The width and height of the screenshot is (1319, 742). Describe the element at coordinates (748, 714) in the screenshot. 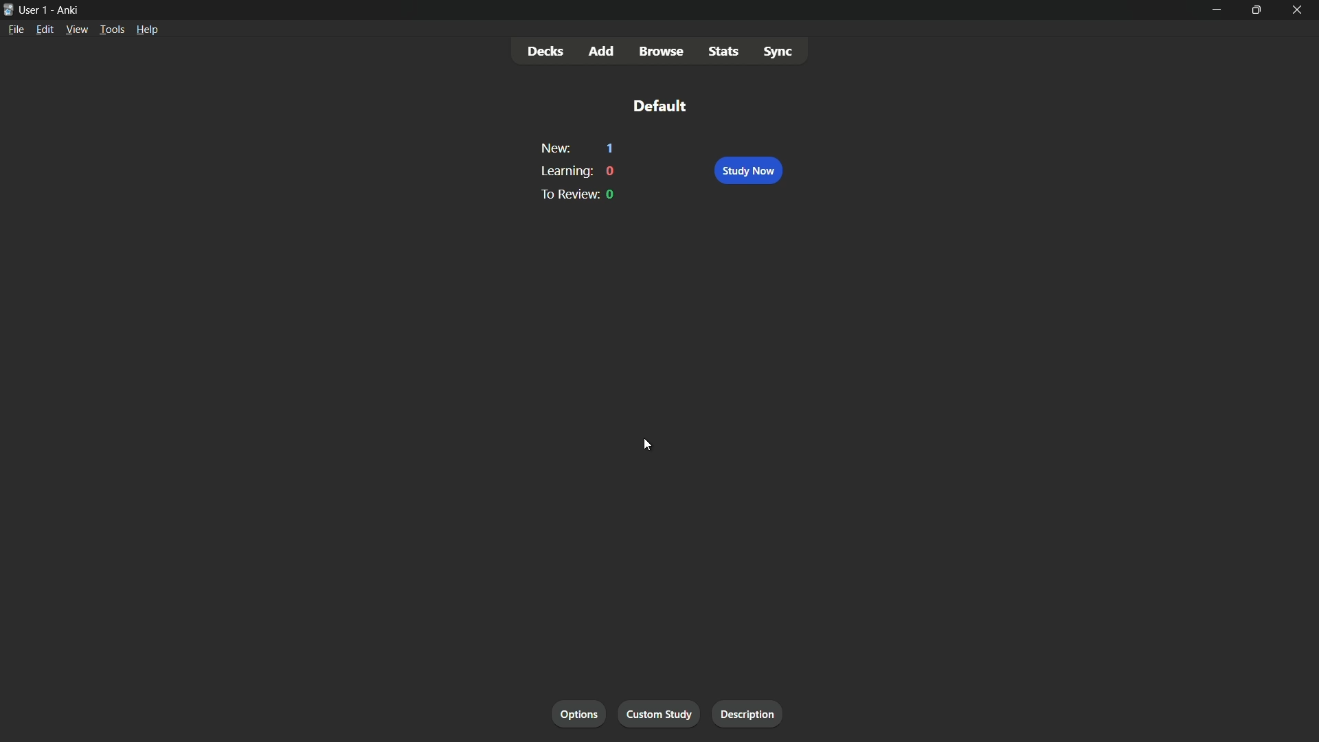

I see `description` at that location.